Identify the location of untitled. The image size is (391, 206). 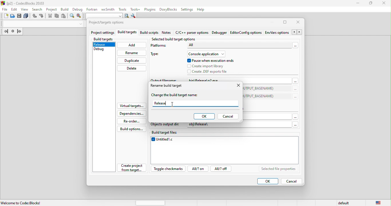
(225, 151).